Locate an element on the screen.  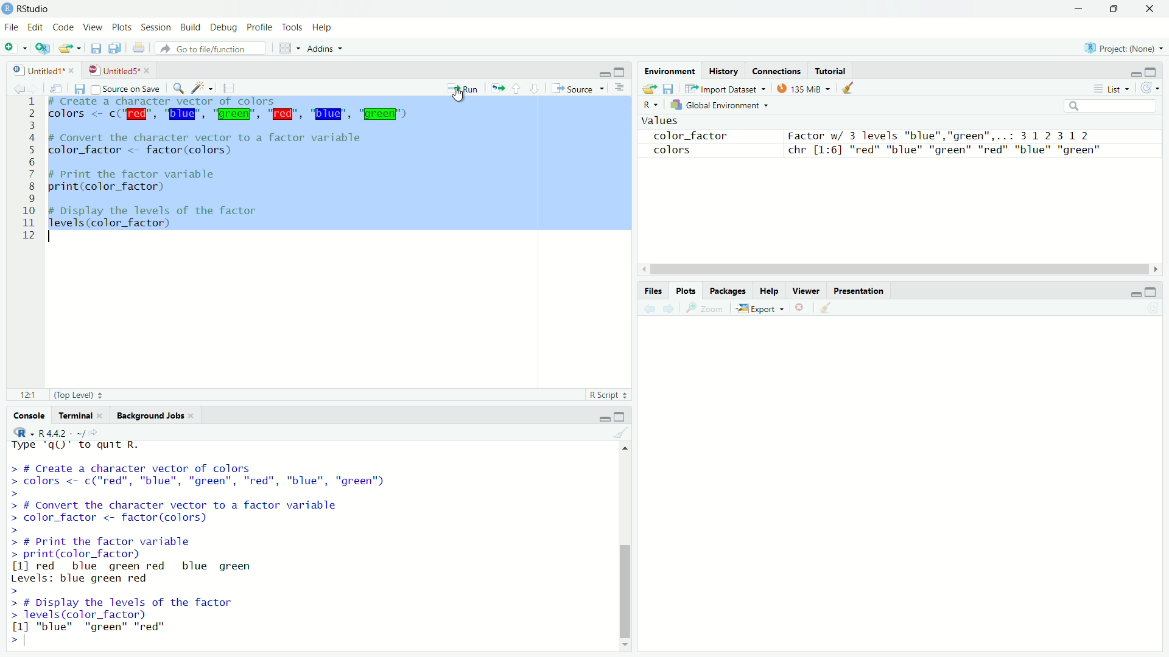
minimize is located at coordinates (598, 416).